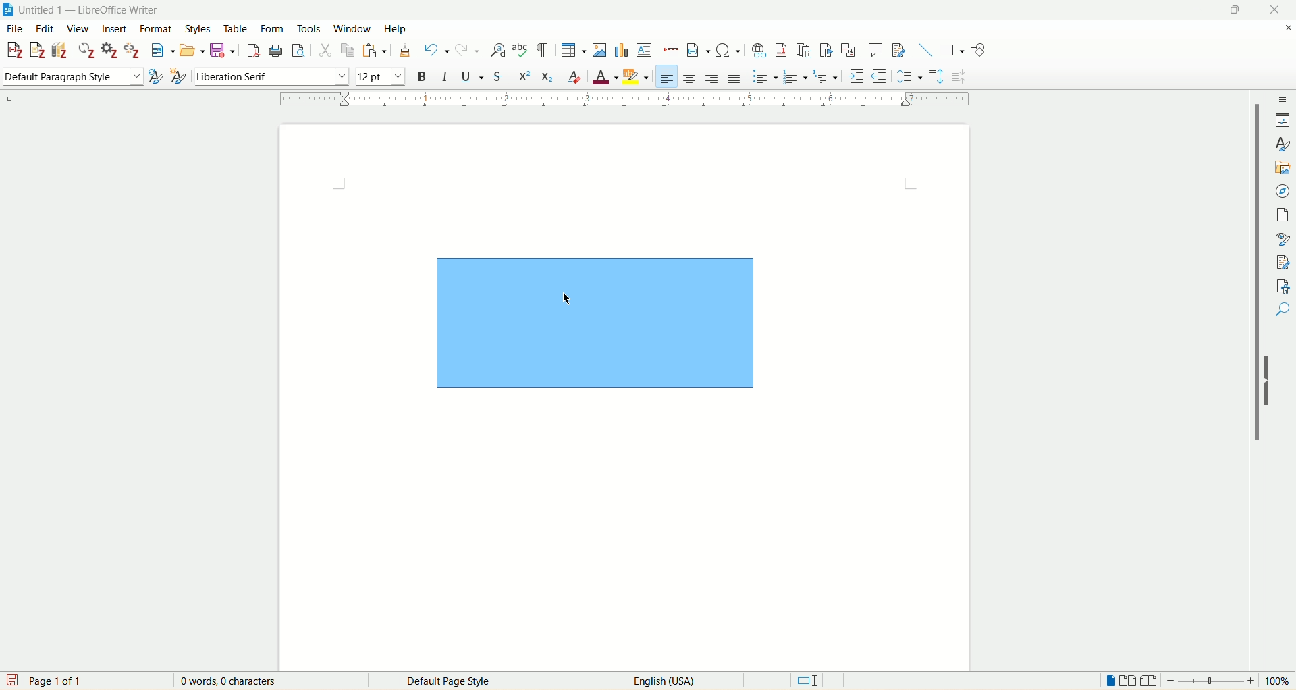  I want to click on underline, so click(473, 76).